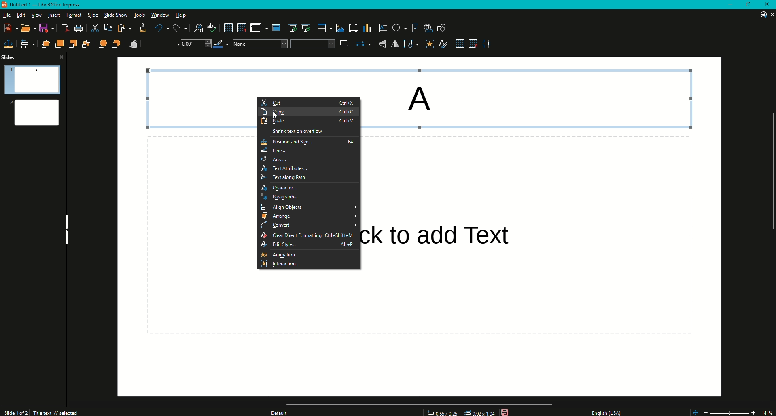  I want to click on Zoom In, so click(753, 411).